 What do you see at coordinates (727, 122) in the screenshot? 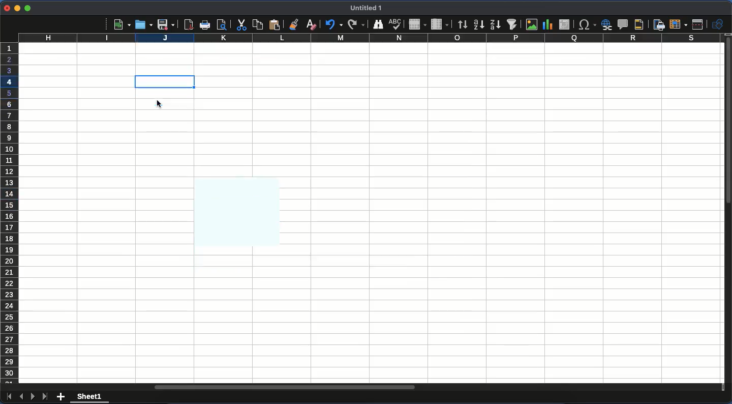
I see `vertical scroll bar` at bounding box center [727, 122].